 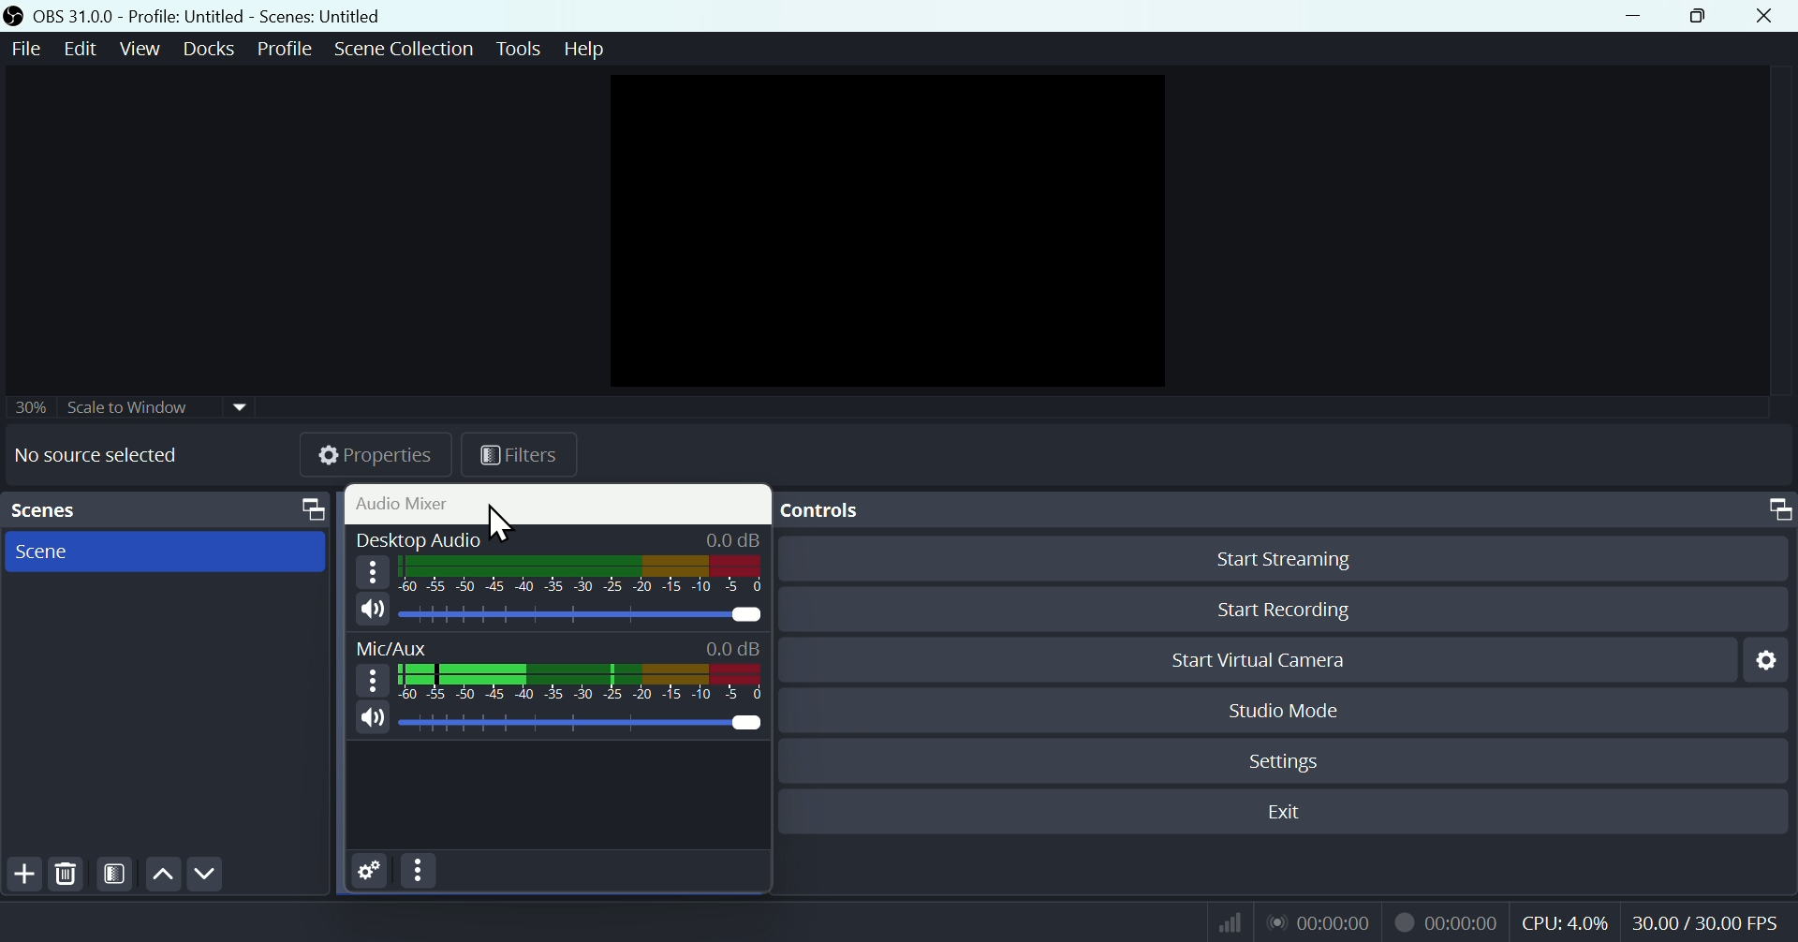 What do you see at coordinates (1288, 511) in the screenshot?
I see `Controls` at bounding box center [1288, 511].